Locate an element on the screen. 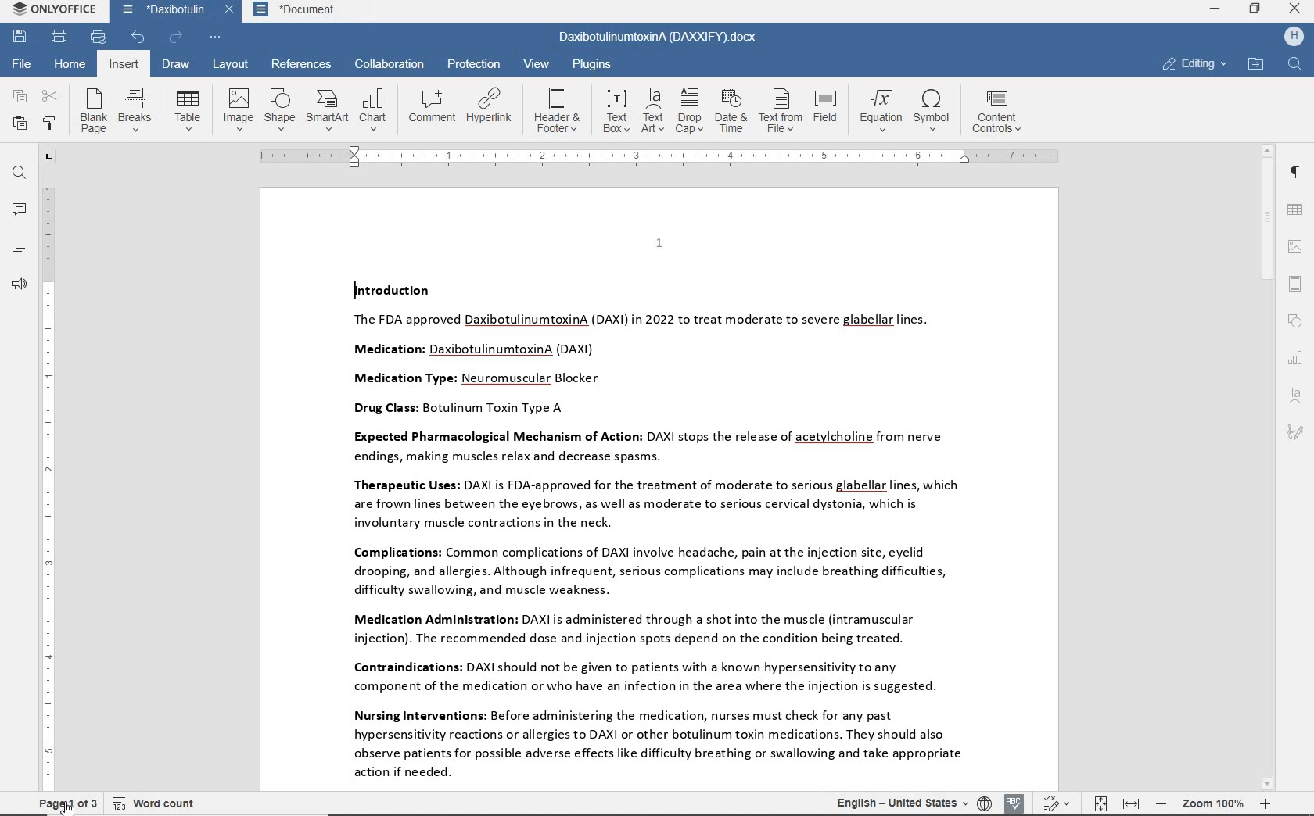  hyperlink is located at coordinates (490, 106).